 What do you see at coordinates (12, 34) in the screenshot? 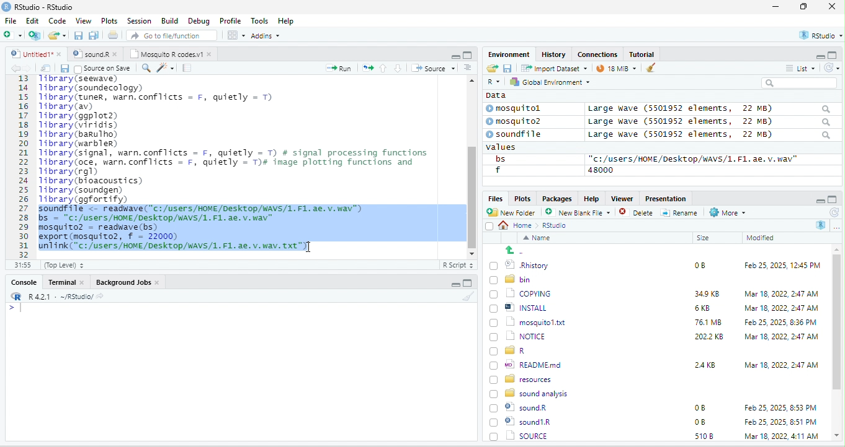
I see `new` at bounding box center [12, 34].